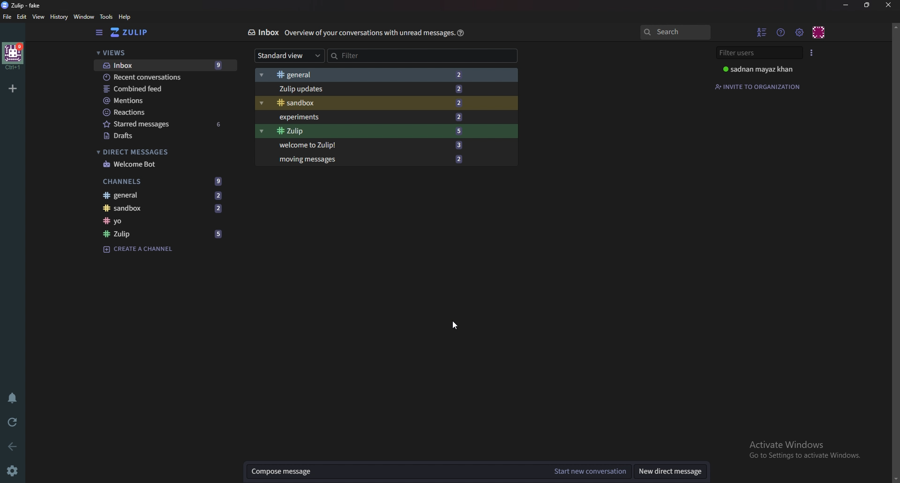 The image size is (900, 483). Describe the element at coordinates (172, 208) in the screenshot. I see `sandbox` at that location.